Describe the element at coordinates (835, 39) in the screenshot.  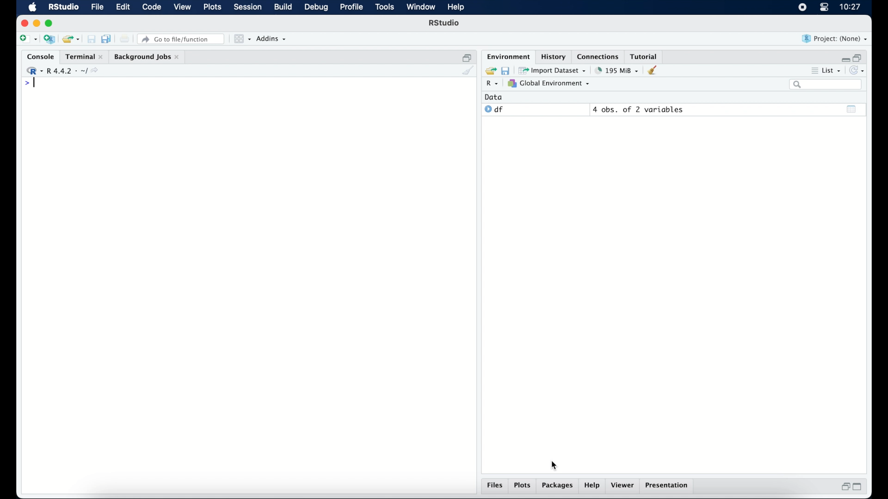
I see `project (none)` at that location.